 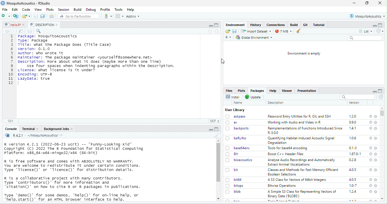 What do you see at coordinates (286, 154) in the screenshot?
I see `Boost C++ Header Files` at bounding box center [286, 154].